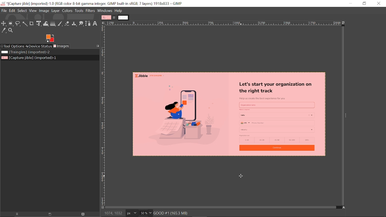  What do you see at coordinates (224, 23) in the screenshot?
I see `Horizontal label` at bounding box center [224, 23].